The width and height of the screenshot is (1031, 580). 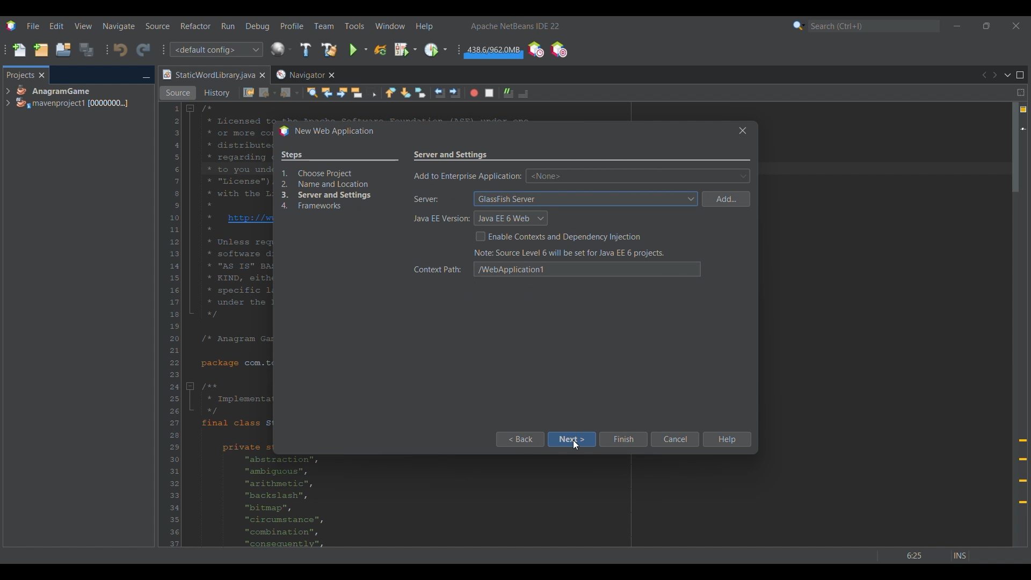 What do you see at coordinates (249, 92) in the screenshot?
I see `Last edit` at bounding box center [249, 92].